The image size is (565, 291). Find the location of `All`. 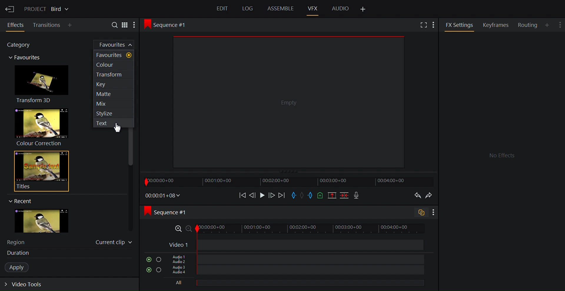

All is located at coordinates (293, 283).